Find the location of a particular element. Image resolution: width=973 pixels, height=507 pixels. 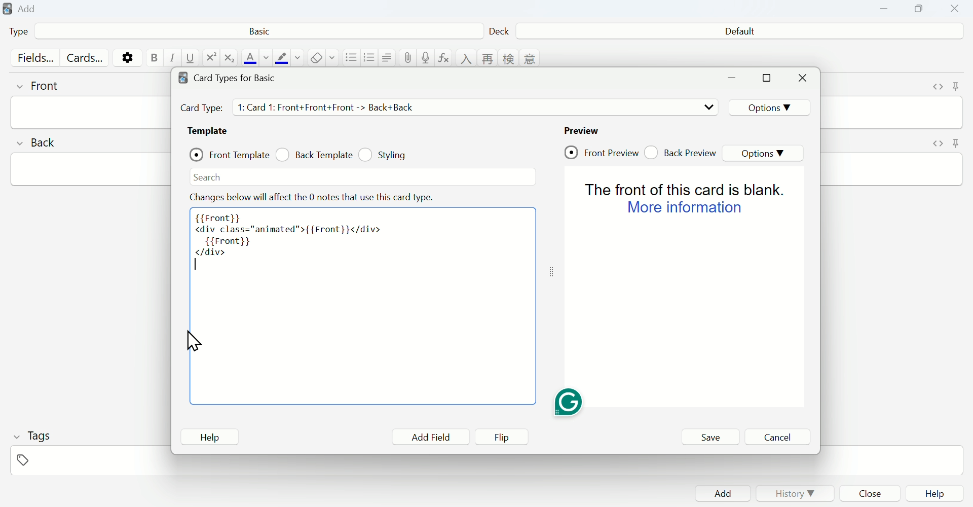

alignment is located at coordinates (387, 58).